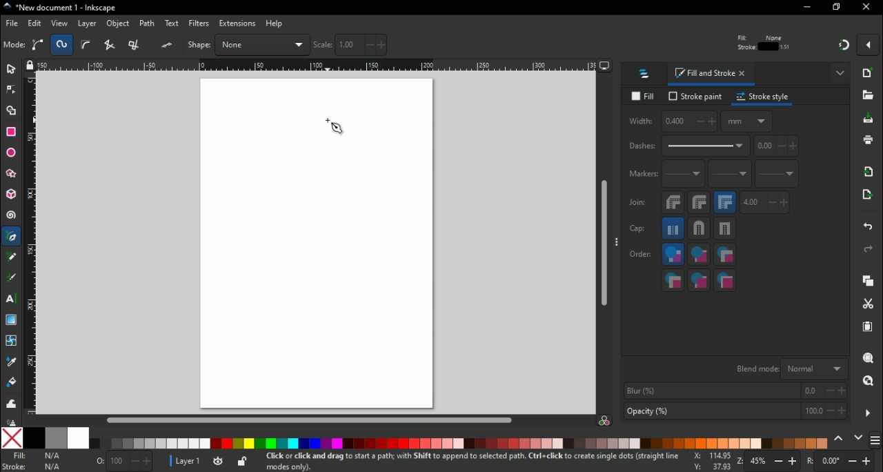 The width and height of the screenshot is (883, 472). I want to click on create spiro path, so click(62, 44).